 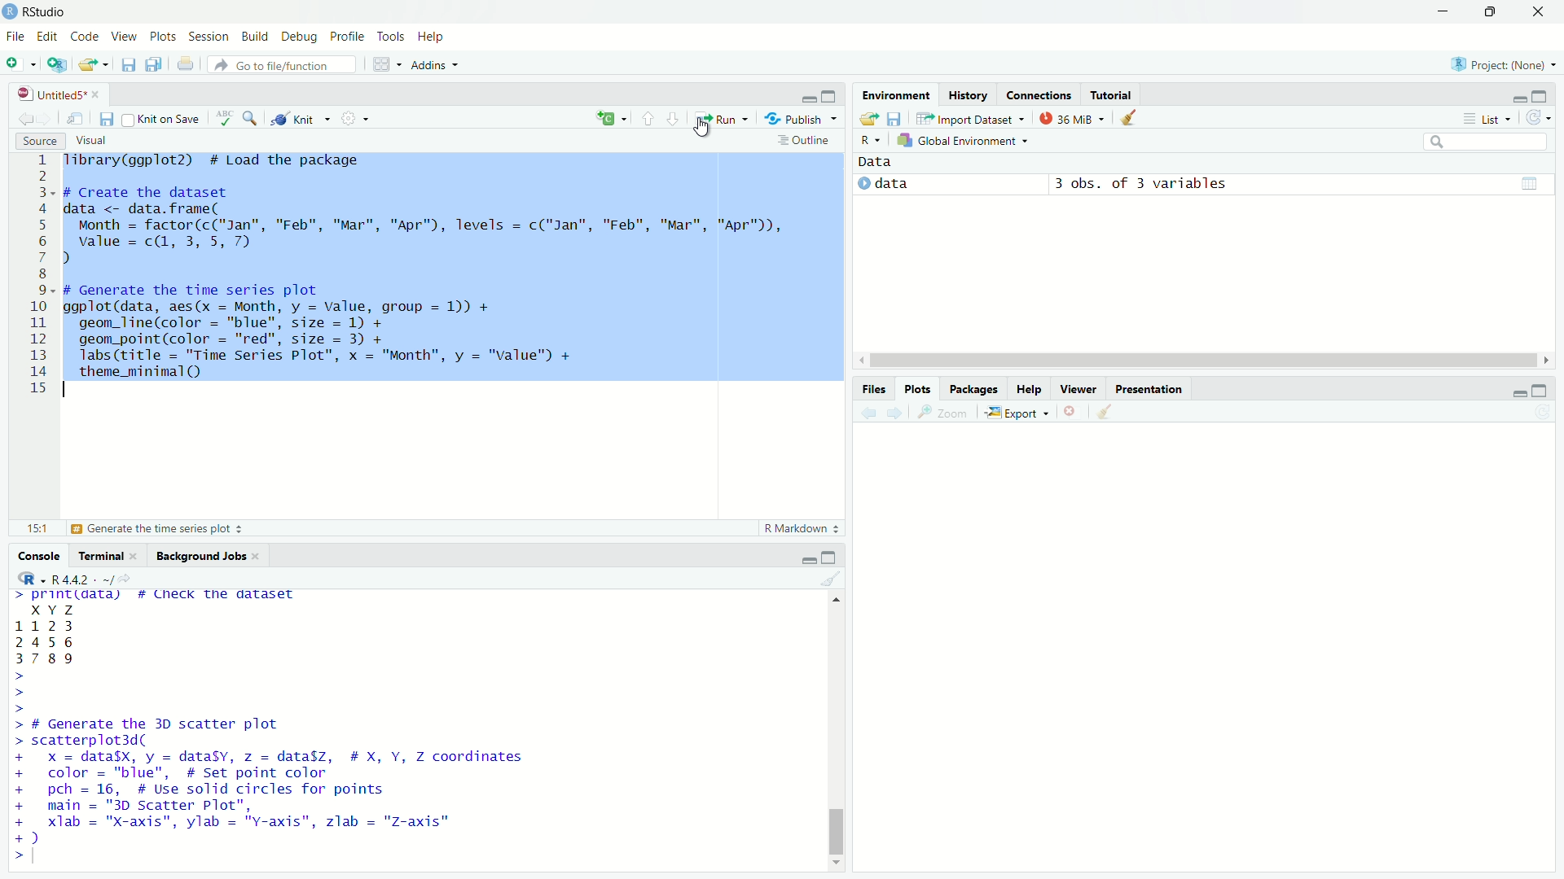 What do you see at coordinates (803, 117) in the screenshot?
I see `publish` at bounding box center [803, 117].